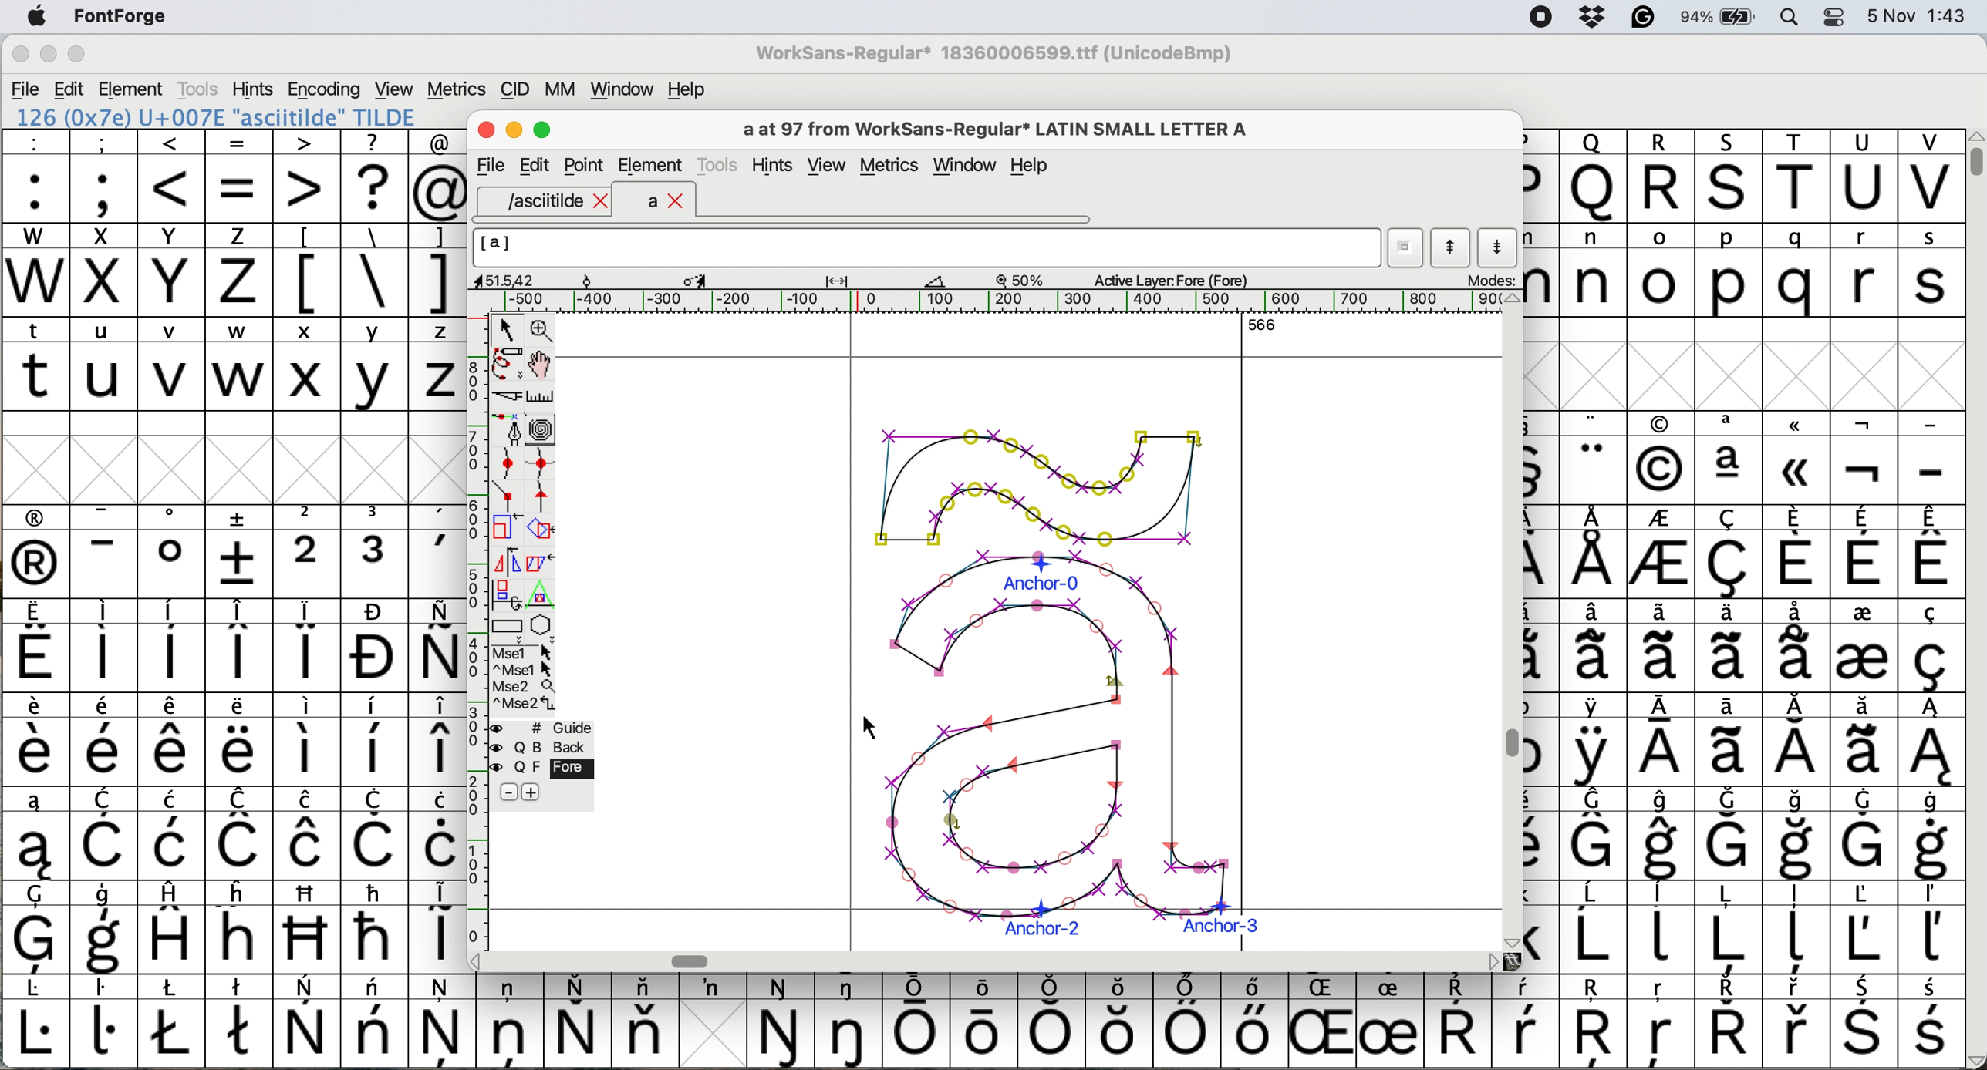 The width and height of the screenshot is (1987, 1070). Describe the element at coordinates (104, 1020) in the screenshot. I see `symbol` at that location.